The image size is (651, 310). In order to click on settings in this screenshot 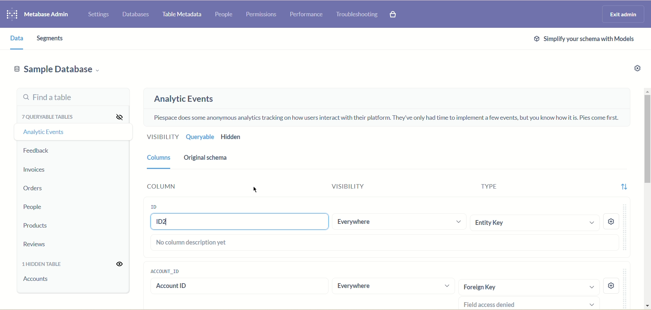, I will do `click(612, 287)`.